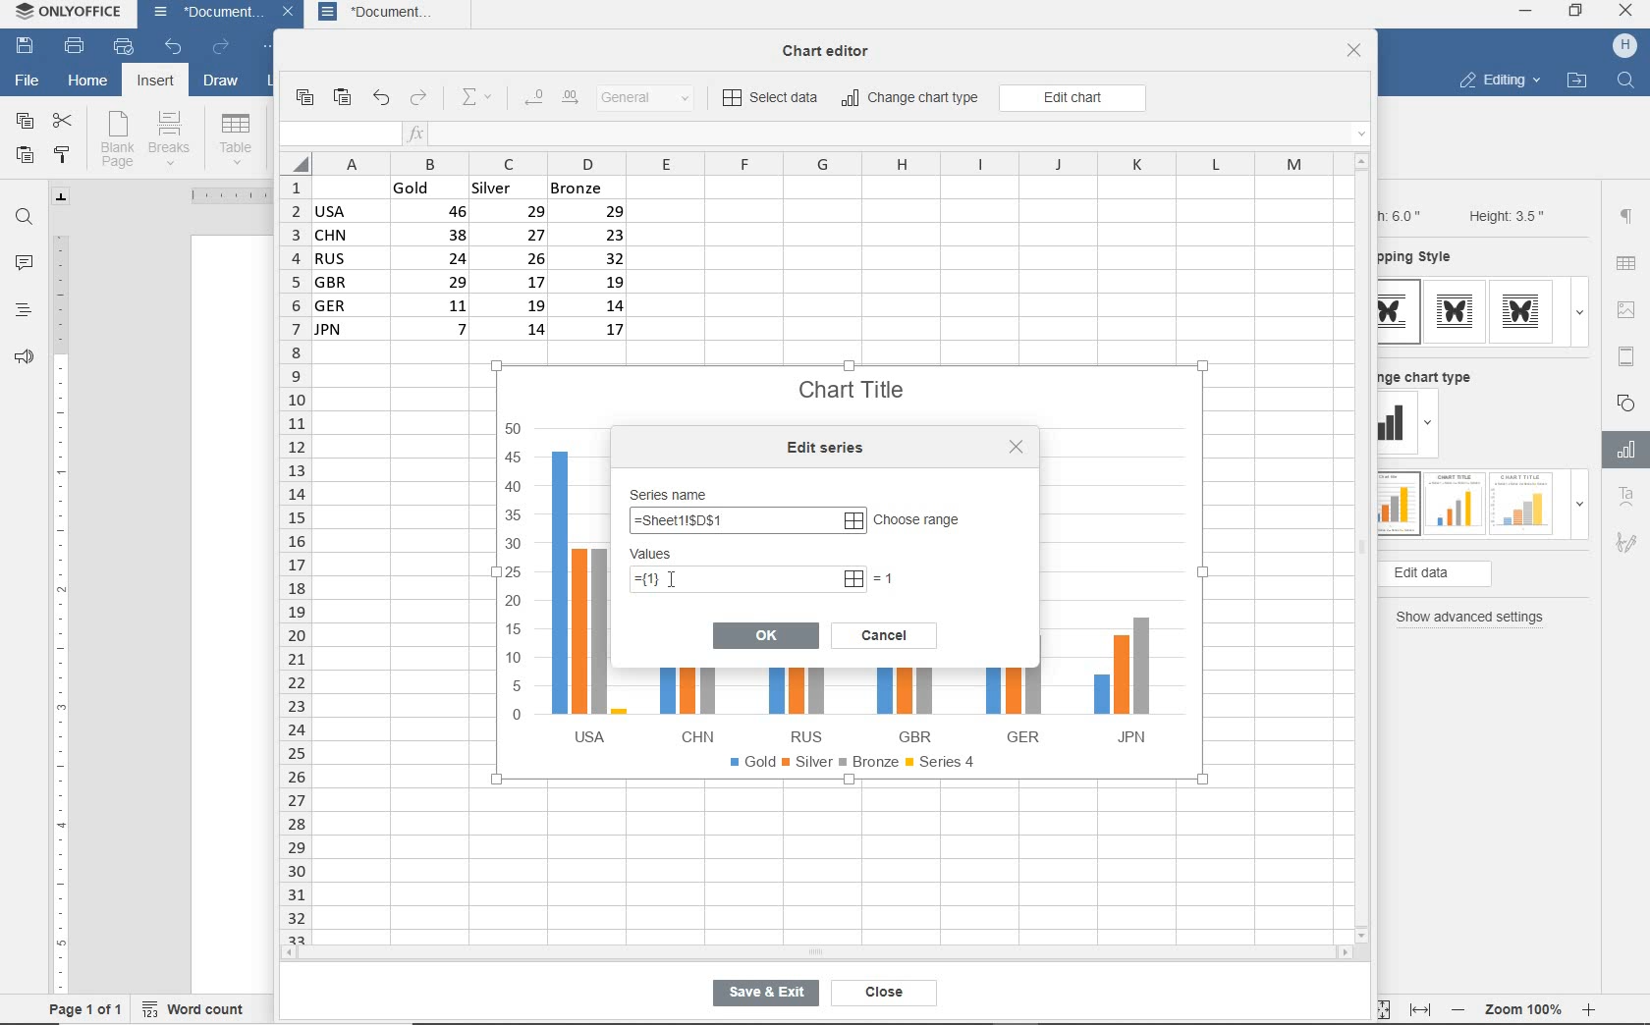 The image size is (1650, 1025). What do you see at coordinates (26, 79) in the screenshot?
I see `file` at bounding box center [26, 79].